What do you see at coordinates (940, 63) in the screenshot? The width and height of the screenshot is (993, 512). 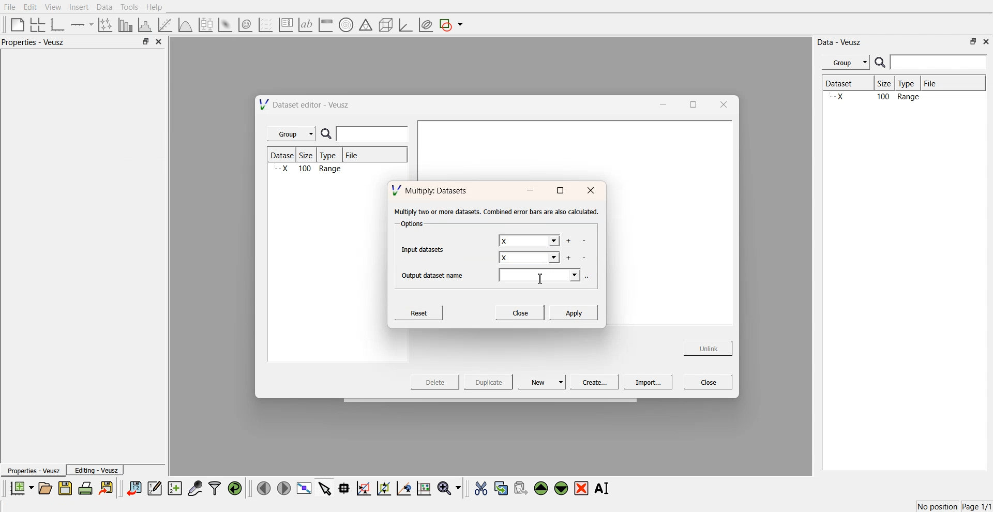 I see `enter search field` at bounding box center [940, 63].